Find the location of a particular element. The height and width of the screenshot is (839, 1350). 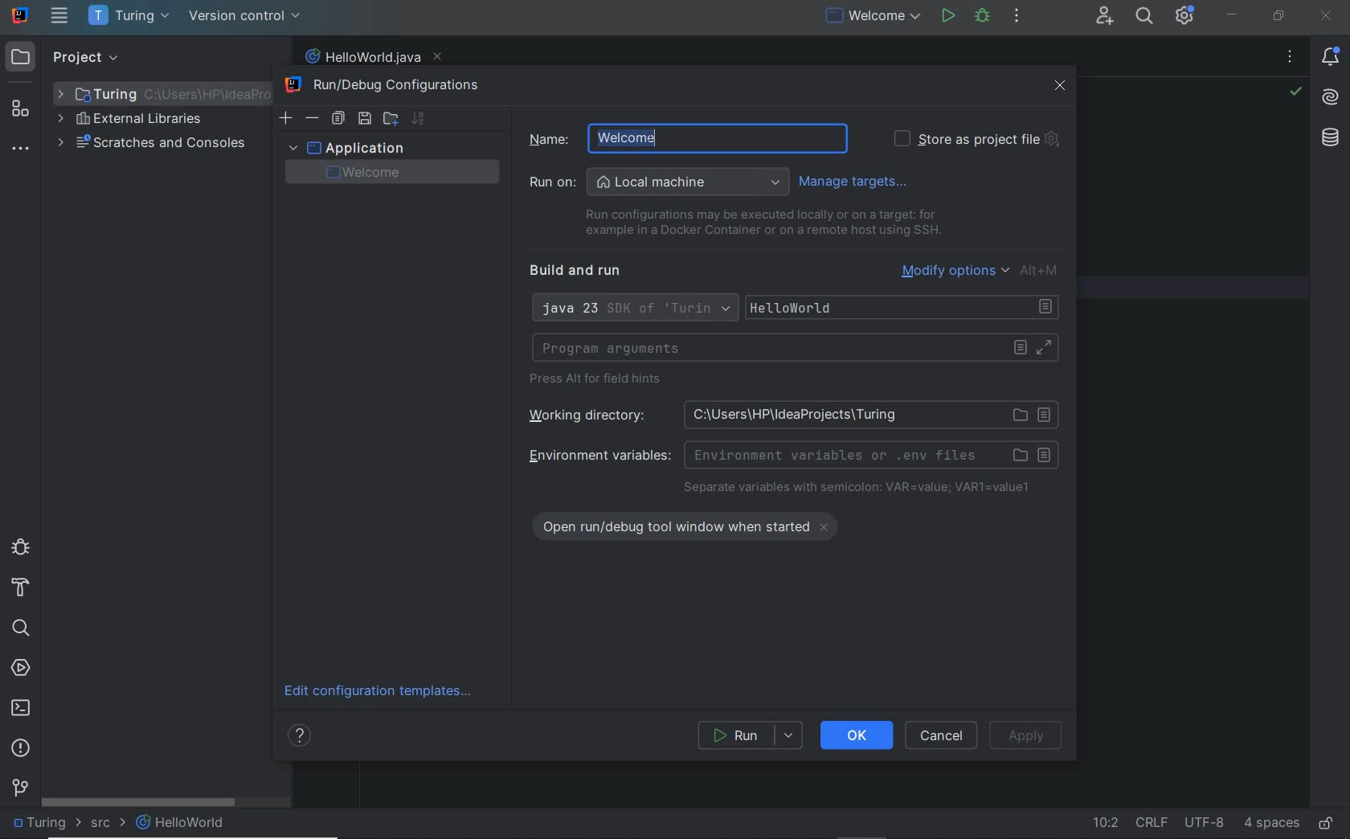

Database is located at coordinates (1333, 141).